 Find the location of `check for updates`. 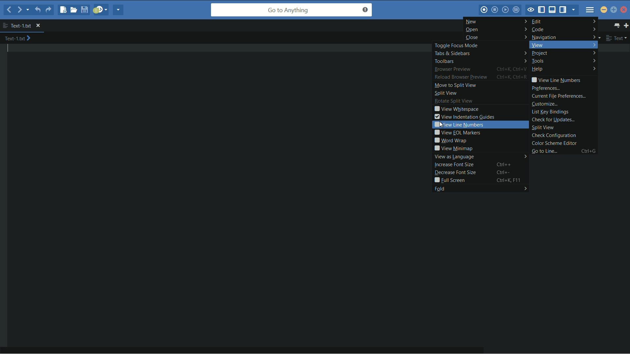

check for updates is located at coordinates (553, 119).